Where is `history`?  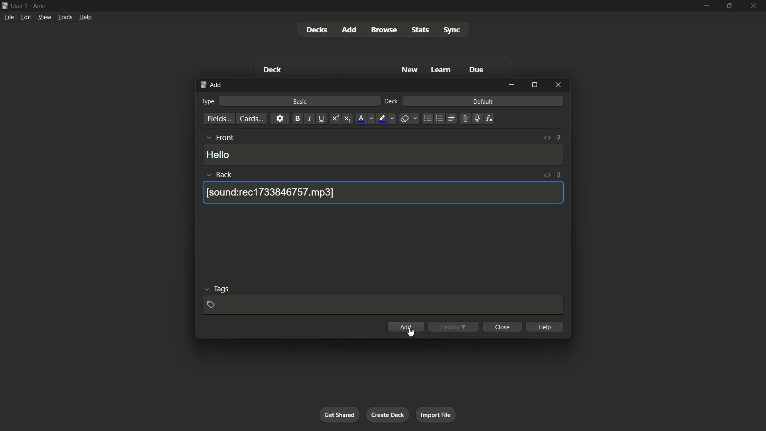 history is located at coordinates (454, 326).